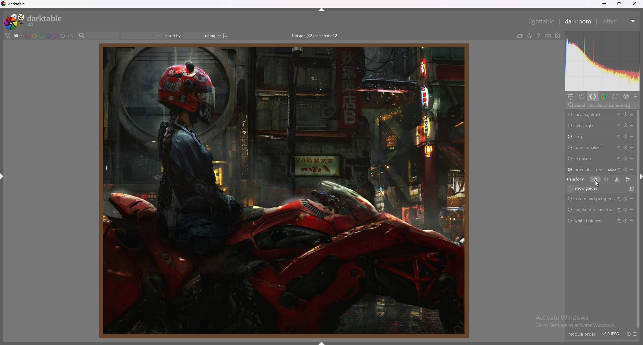 The height and width of the screenshot is (345, 643). Describe the element at coordinates (618, 114) in the screenshot. I see `multiple instances action` at that location.